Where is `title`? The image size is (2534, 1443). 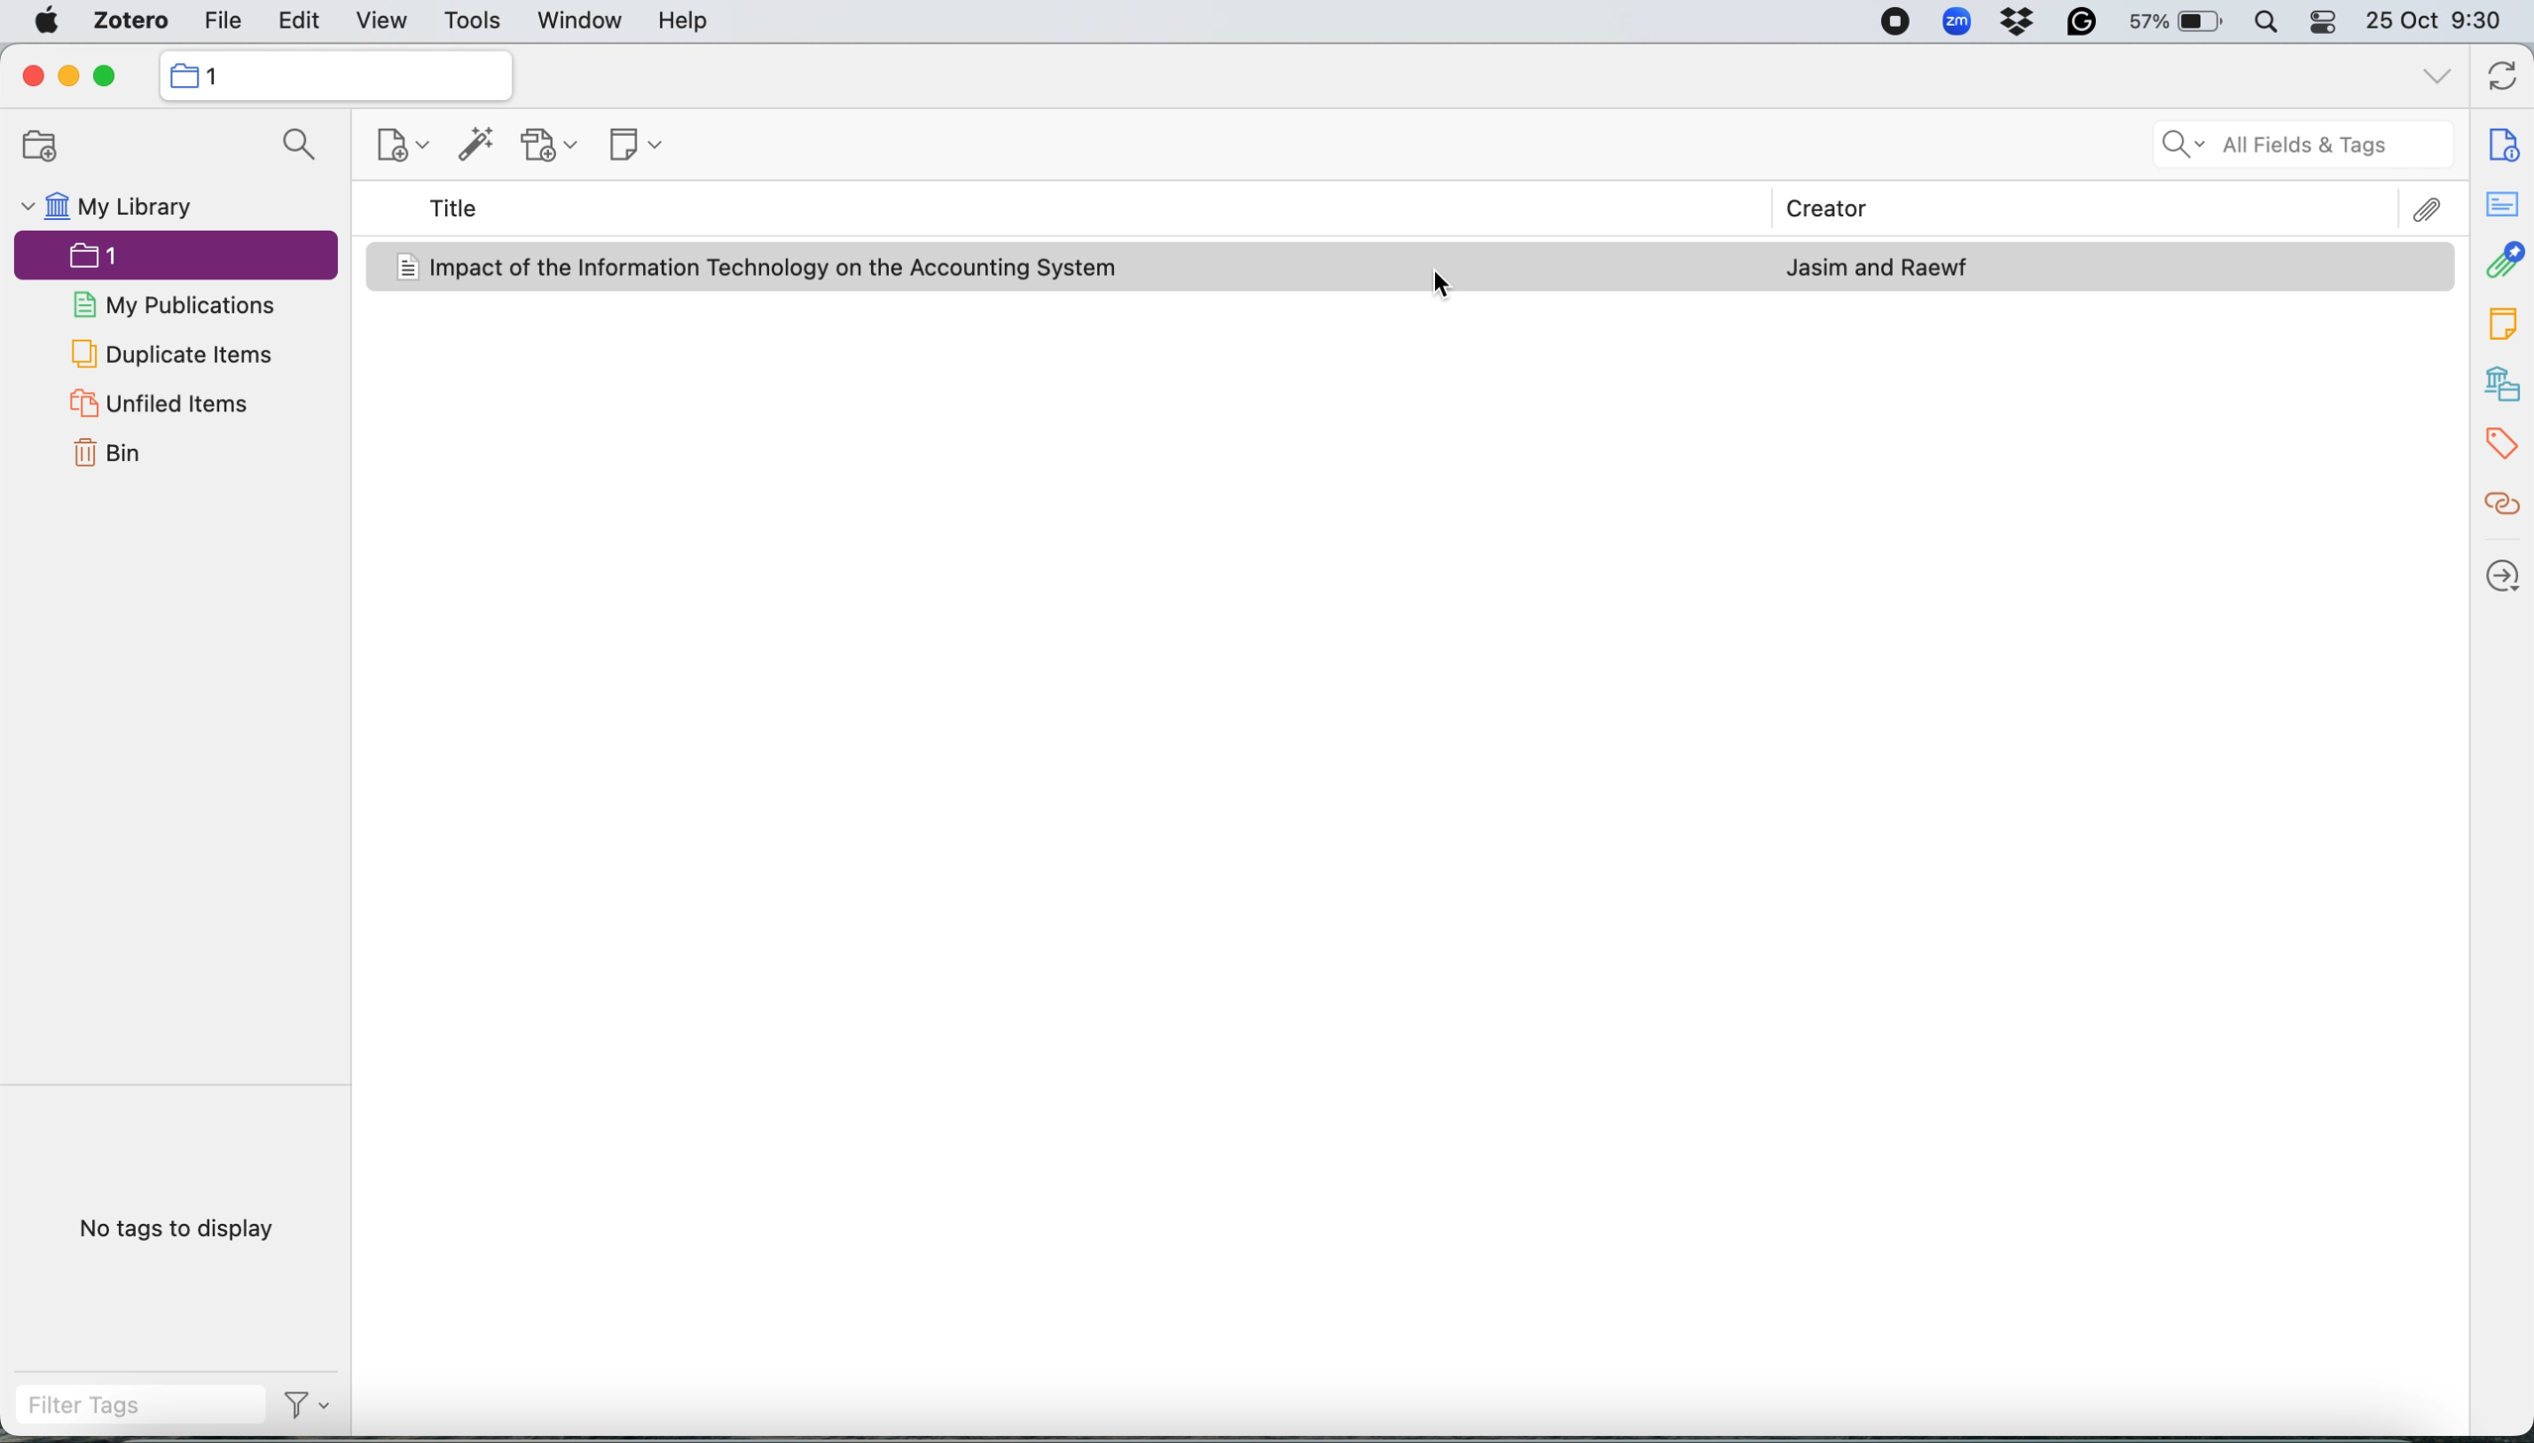
title is located at coordinates (457, 208).